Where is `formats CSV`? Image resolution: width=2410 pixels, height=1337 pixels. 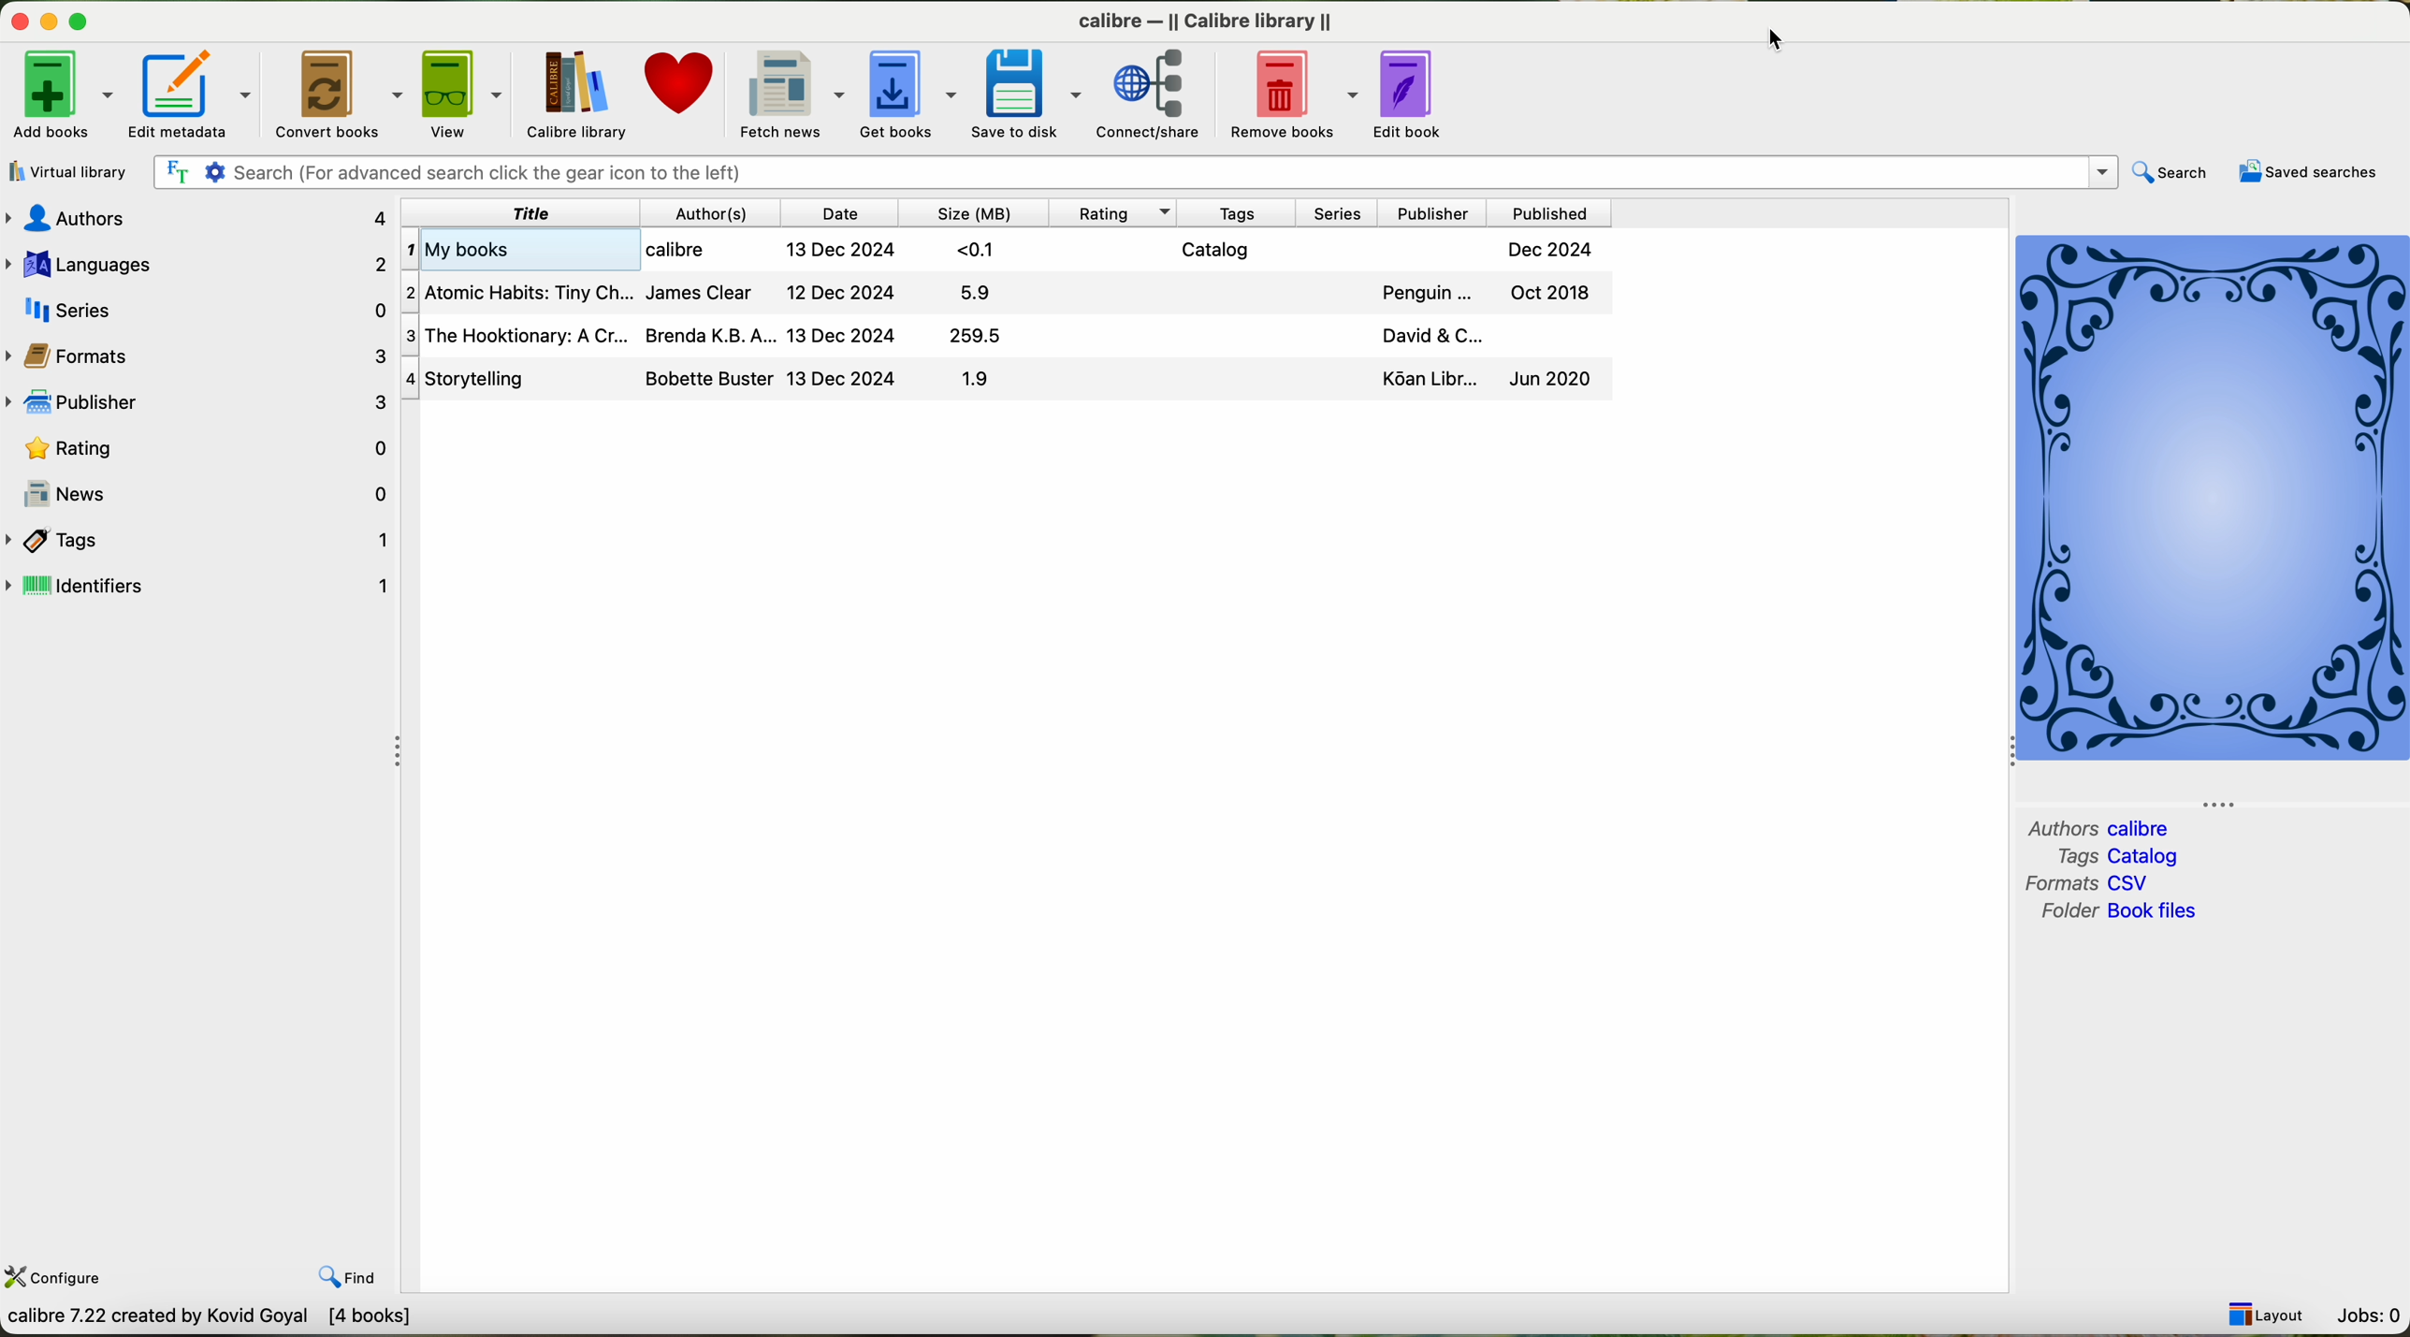 formats CSV is located at coordinates (2053, 885).